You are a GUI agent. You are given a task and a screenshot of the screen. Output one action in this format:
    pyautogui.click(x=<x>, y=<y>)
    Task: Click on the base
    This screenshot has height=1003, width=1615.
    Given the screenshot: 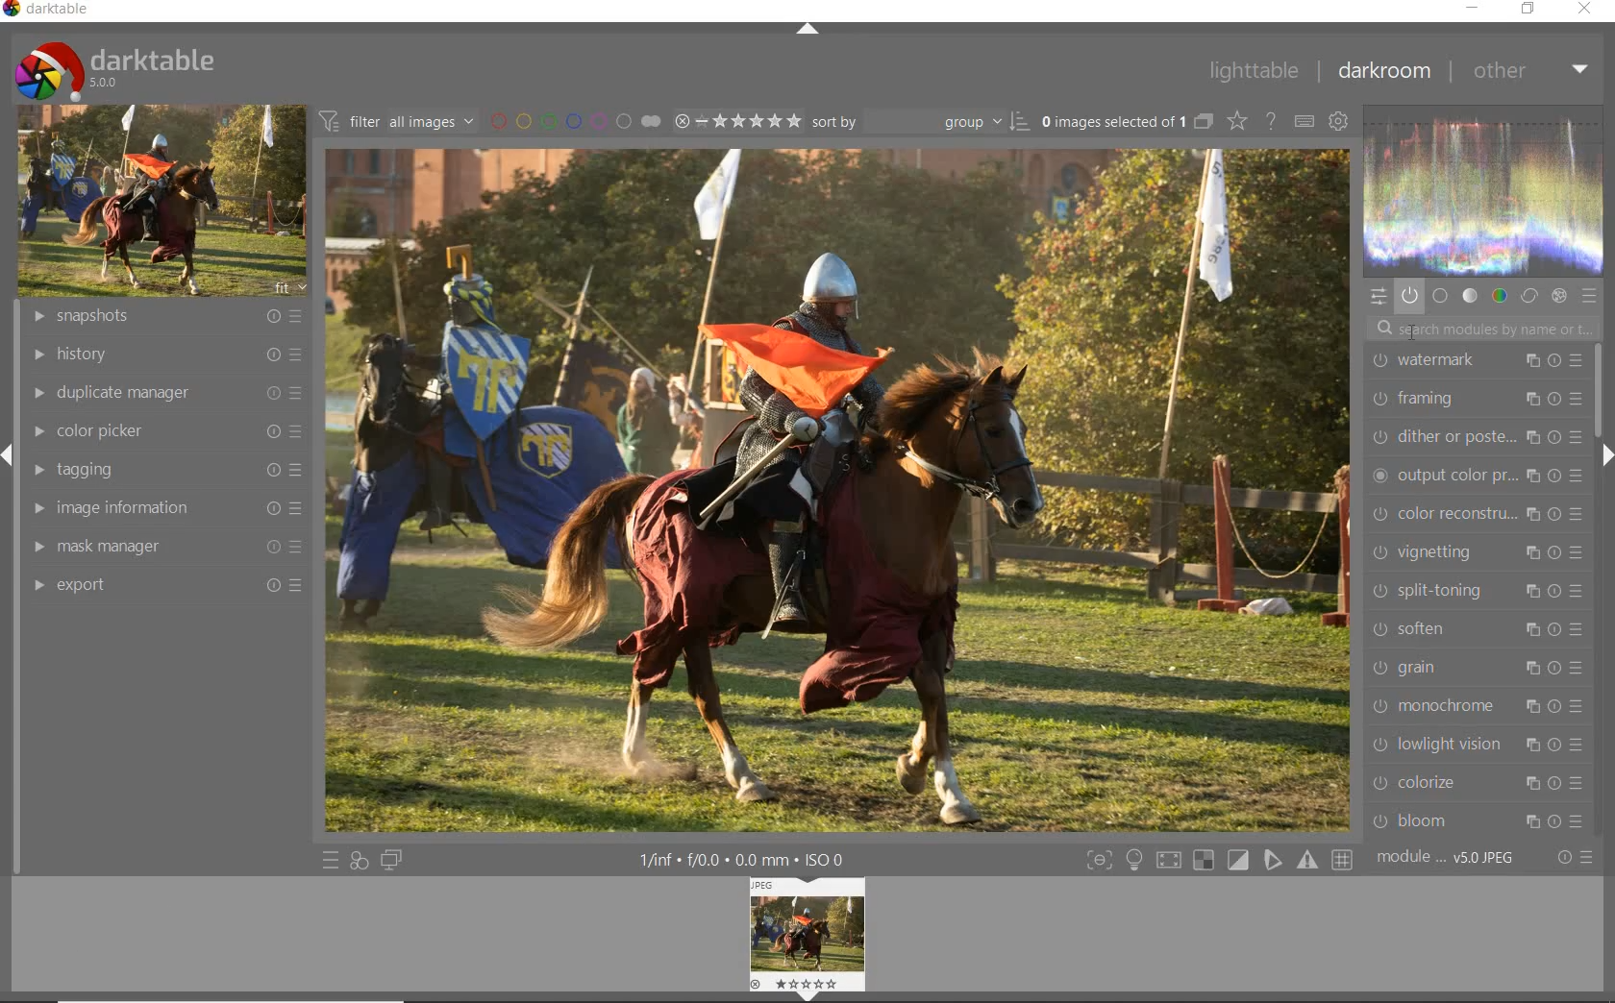 What is the action you would take?
    pyautogui.click(x=1440, y=297)
    